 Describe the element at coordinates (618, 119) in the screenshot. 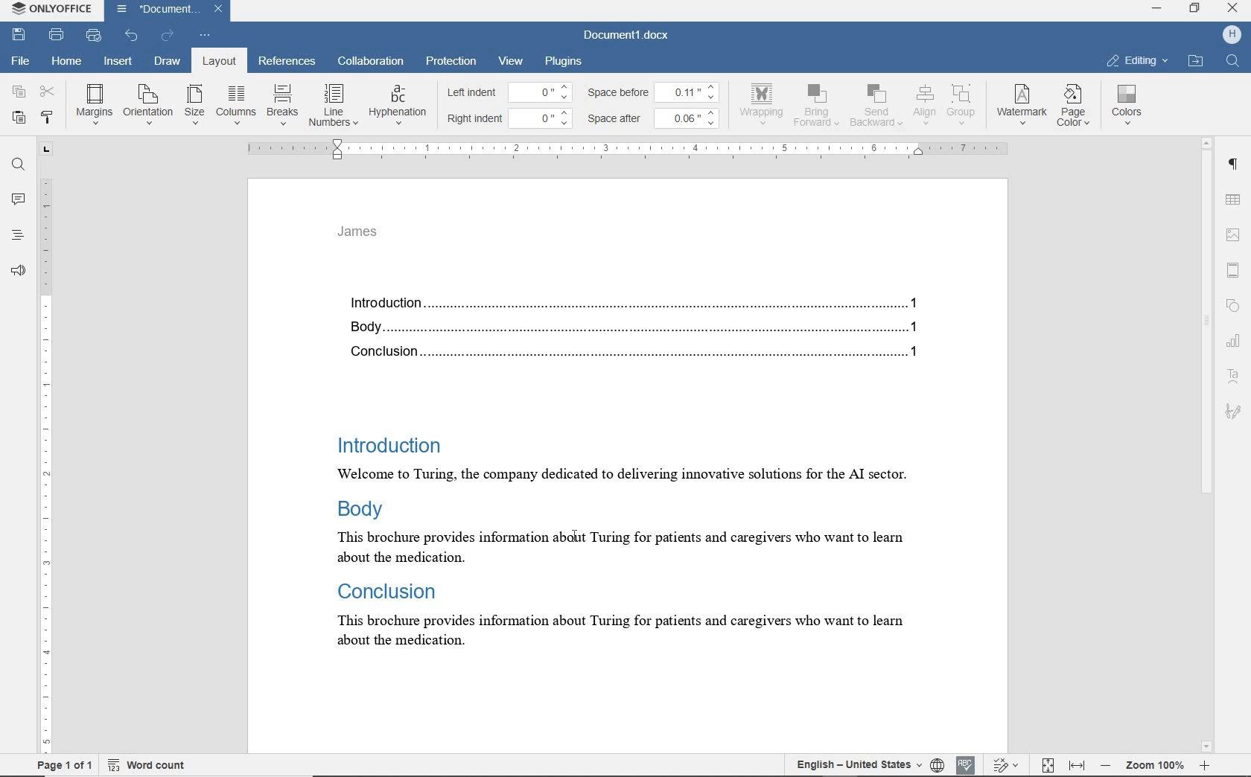

I see `space after` at that location.